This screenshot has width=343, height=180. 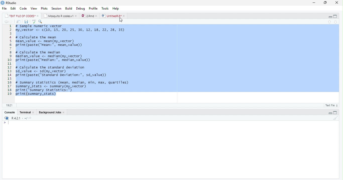 I want to click on spelling check, so click(x=34, y=22).